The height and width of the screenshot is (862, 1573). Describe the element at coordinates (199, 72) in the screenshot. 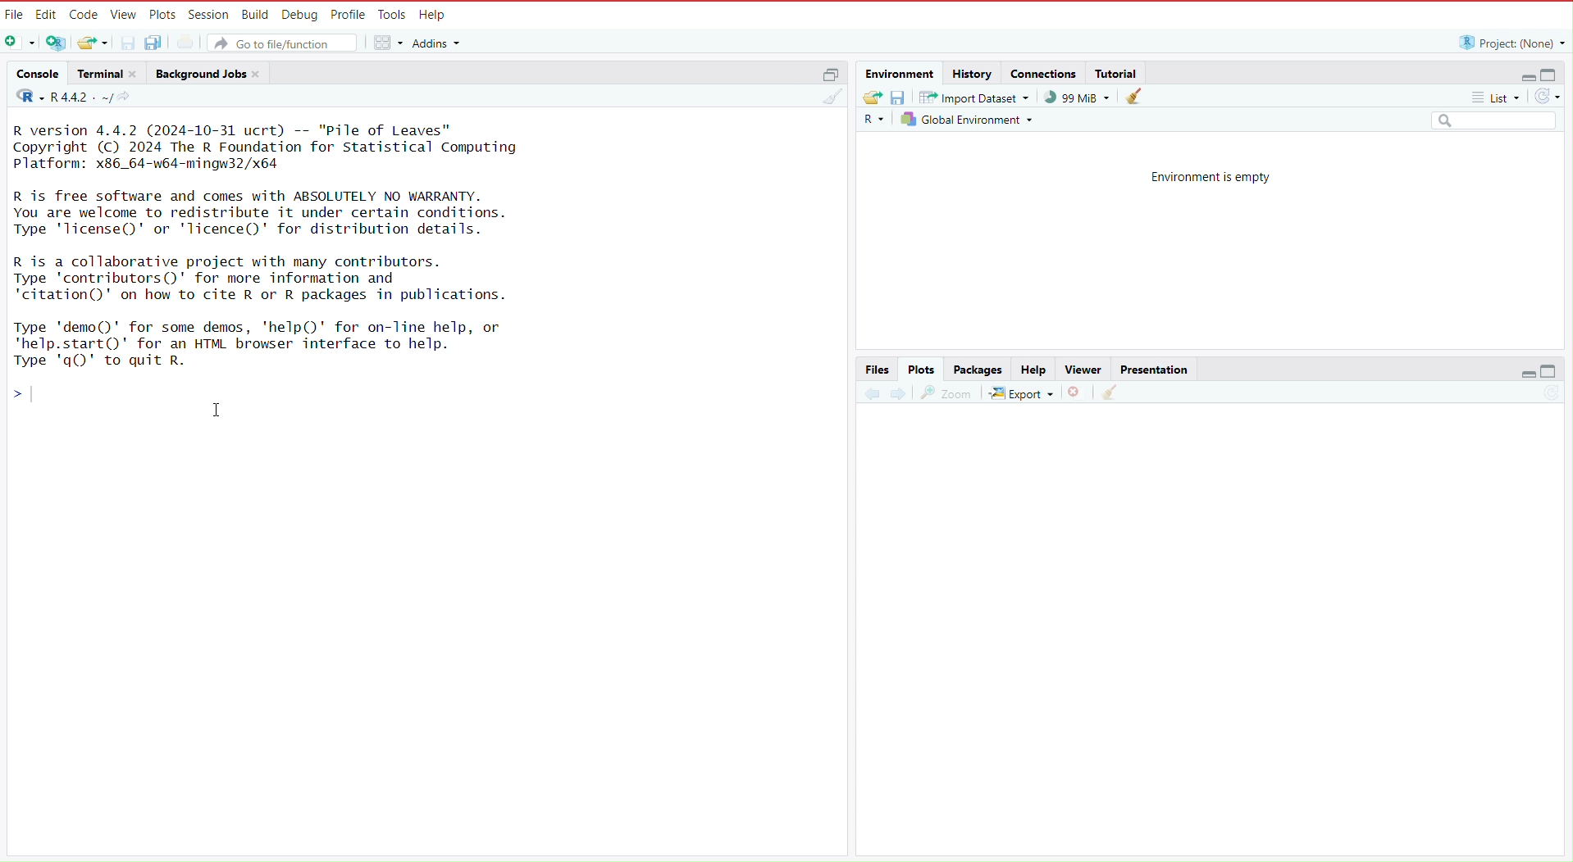

I see `background jobs` at that location.